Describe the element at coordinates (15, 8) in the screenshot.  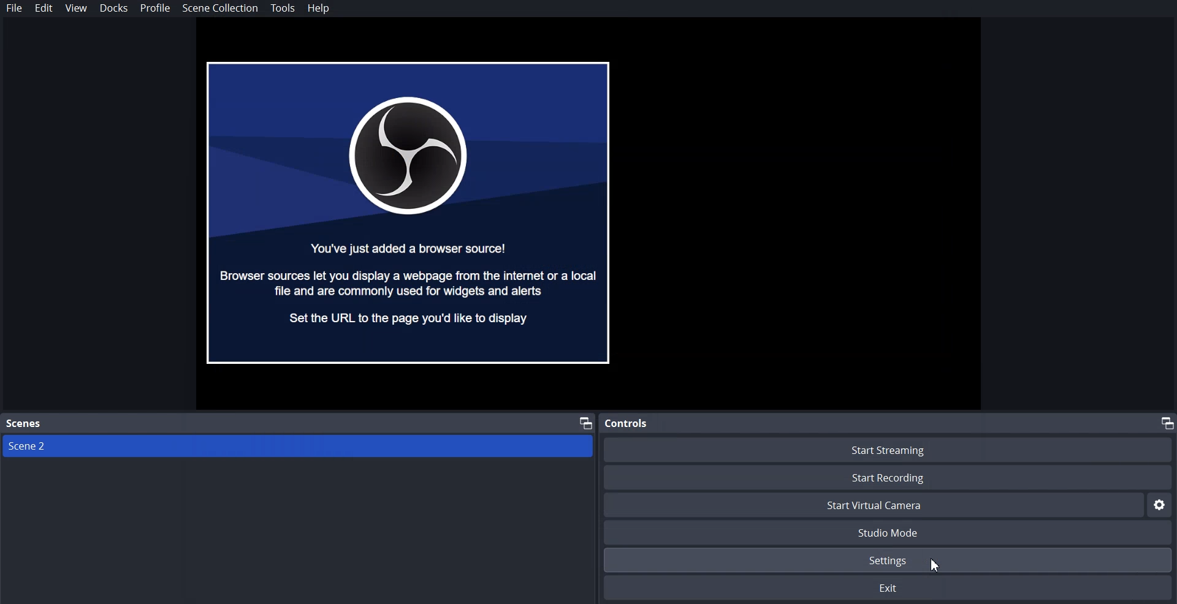
I see `File` at that location.